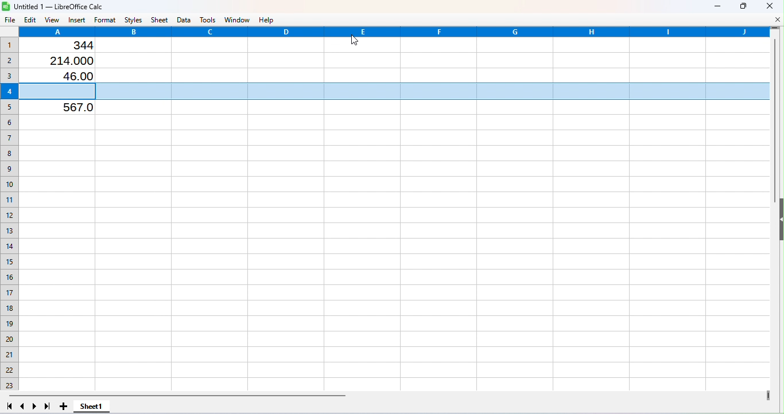 The image size is (784, 414). What do you see at coordinates (63, 406) in the screenshot?
I see `Add a new sheet` at bounding box center [63, 406].